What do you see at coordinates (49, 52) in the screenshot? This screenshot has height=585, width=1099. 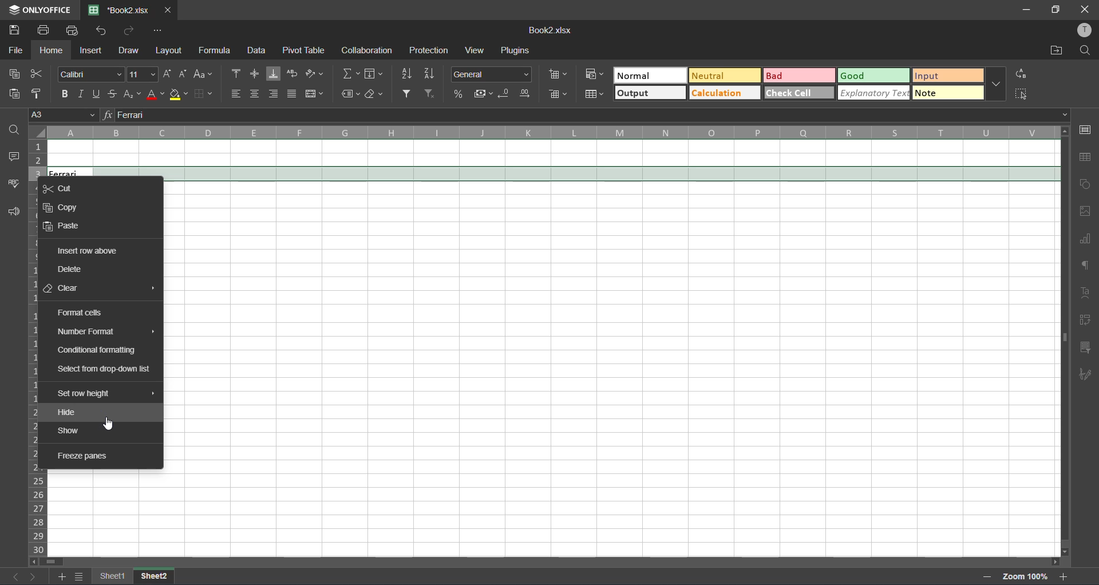 I see `home` at bounding box center [49, 52].